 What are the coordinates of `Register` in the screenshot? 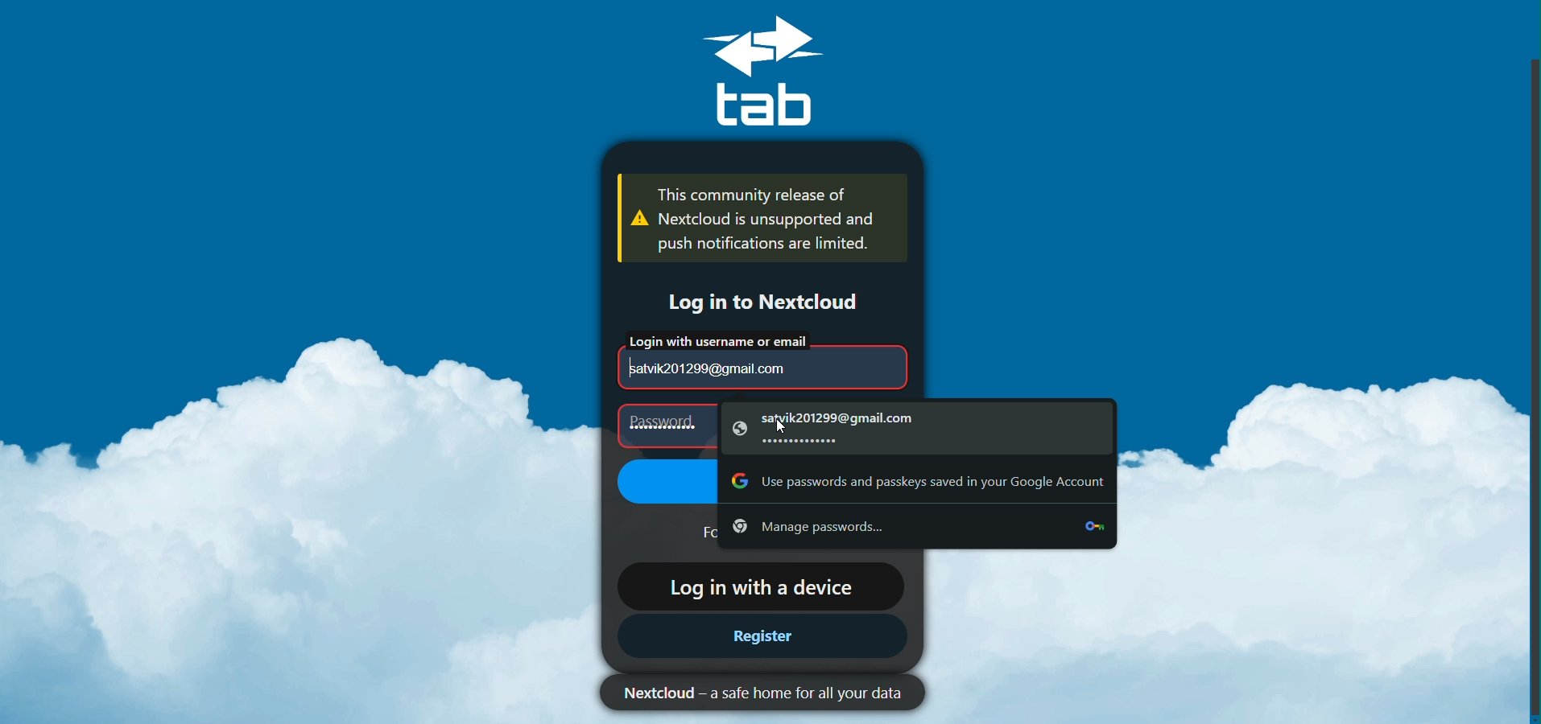 It's located at (761, 638).